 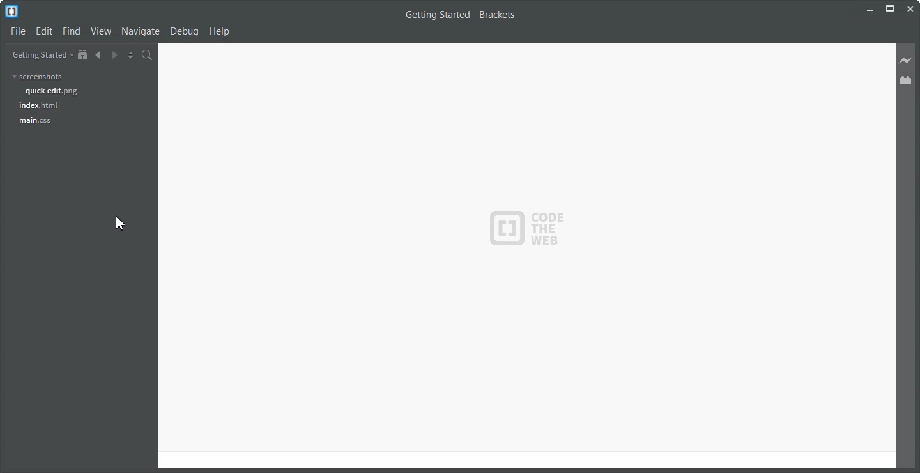 What do you see at coordinates (185, 32) in the screenshot?
I see `Debug` at bounding box center [185, 32].